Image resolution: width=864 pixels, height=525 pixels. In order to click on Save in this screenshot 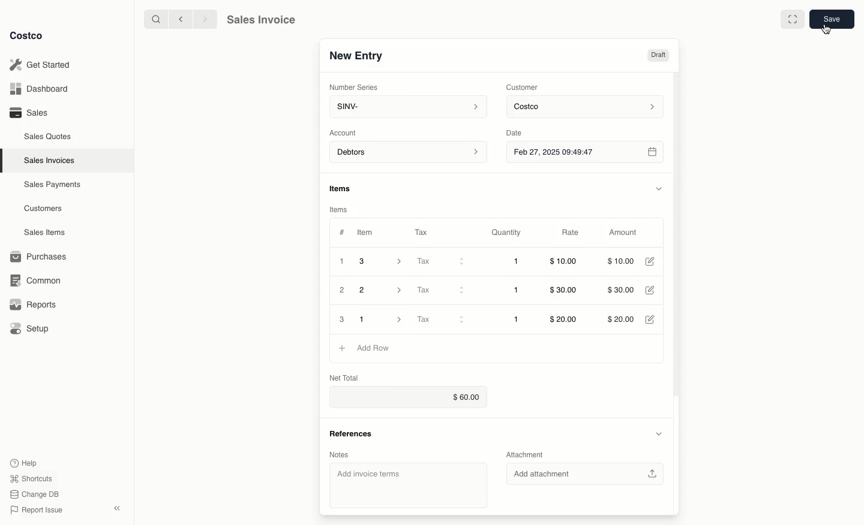, I will do `click(831, 20)`.